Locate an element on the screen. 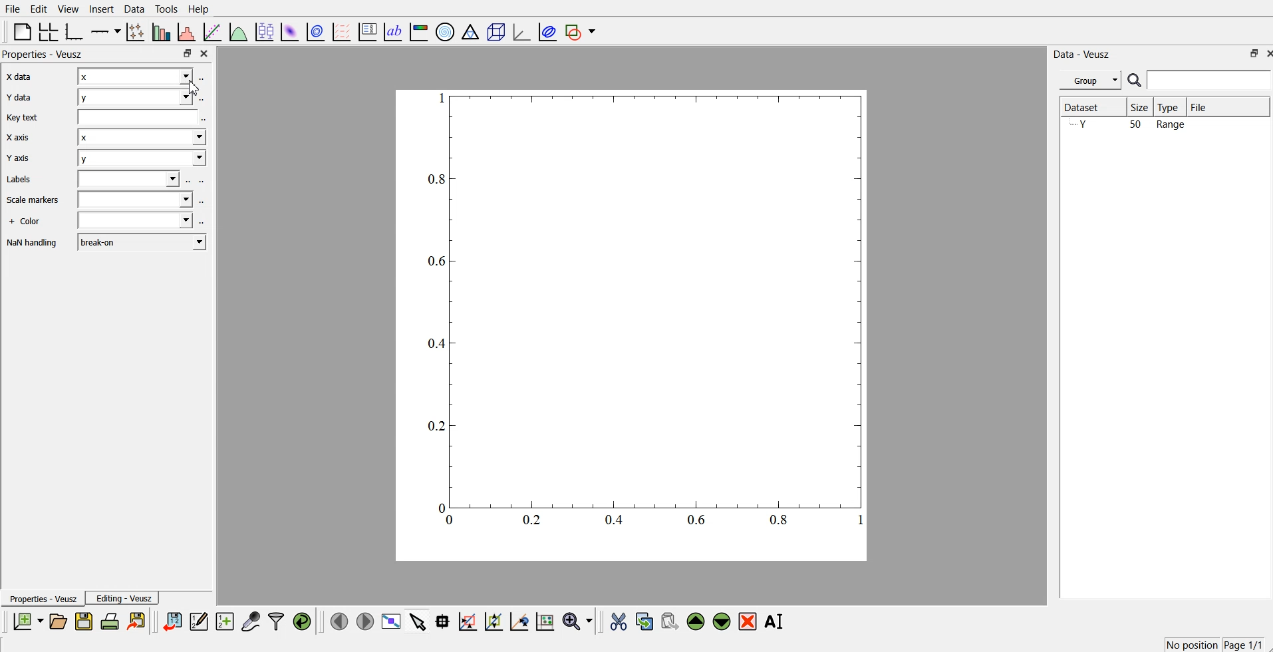 This screenshot has width=1273, height=652. Tools is located at coordinates (166, 9).